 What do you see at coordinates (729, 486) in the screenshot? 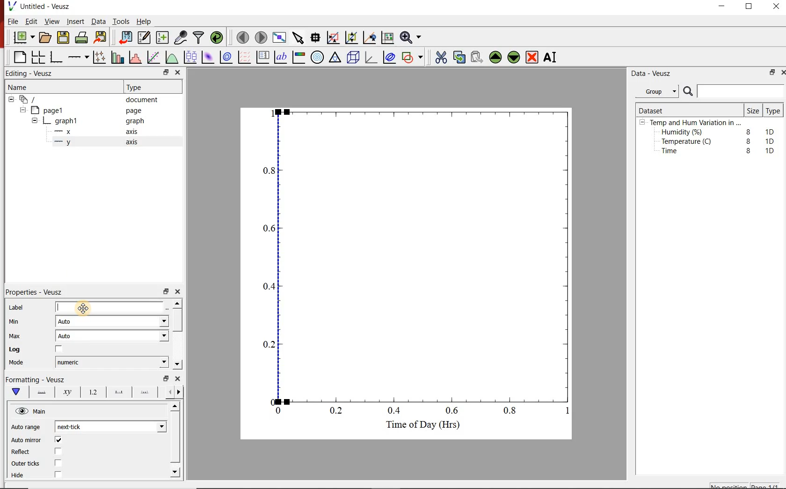
I see `No position` at bounding box center [729, 486].